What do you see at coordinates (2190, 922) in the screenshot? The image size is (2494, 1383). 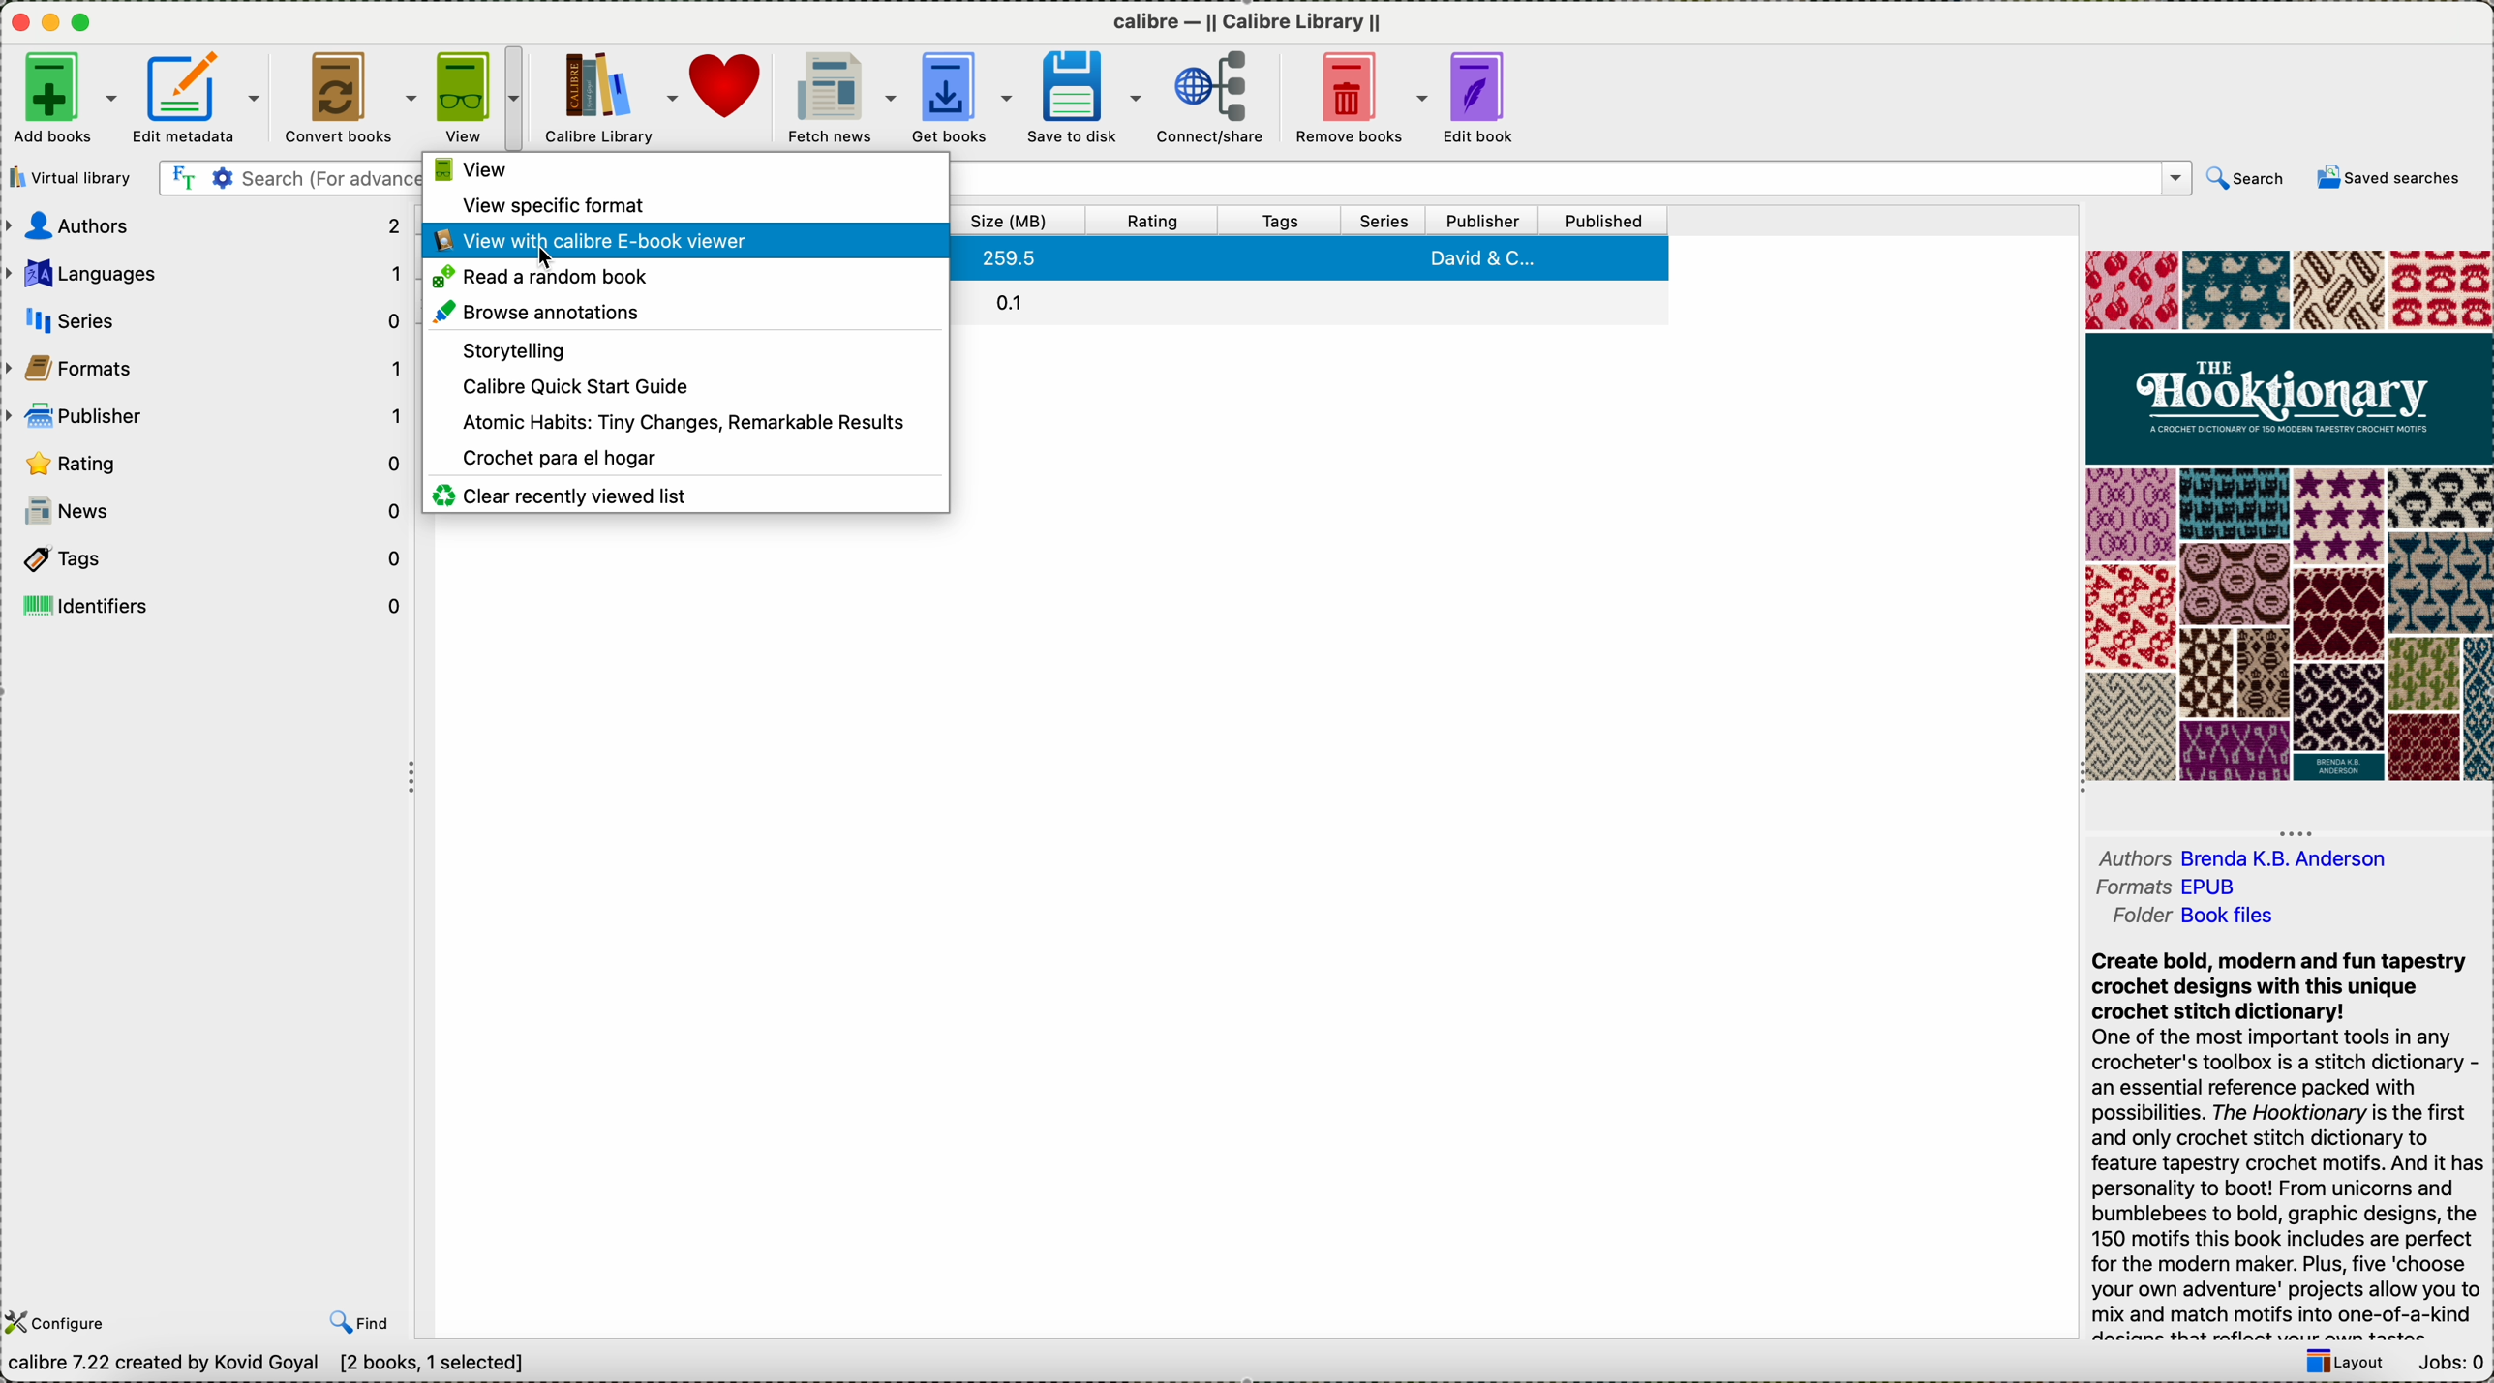 I see `folder` at bounding box center [2190, 922].